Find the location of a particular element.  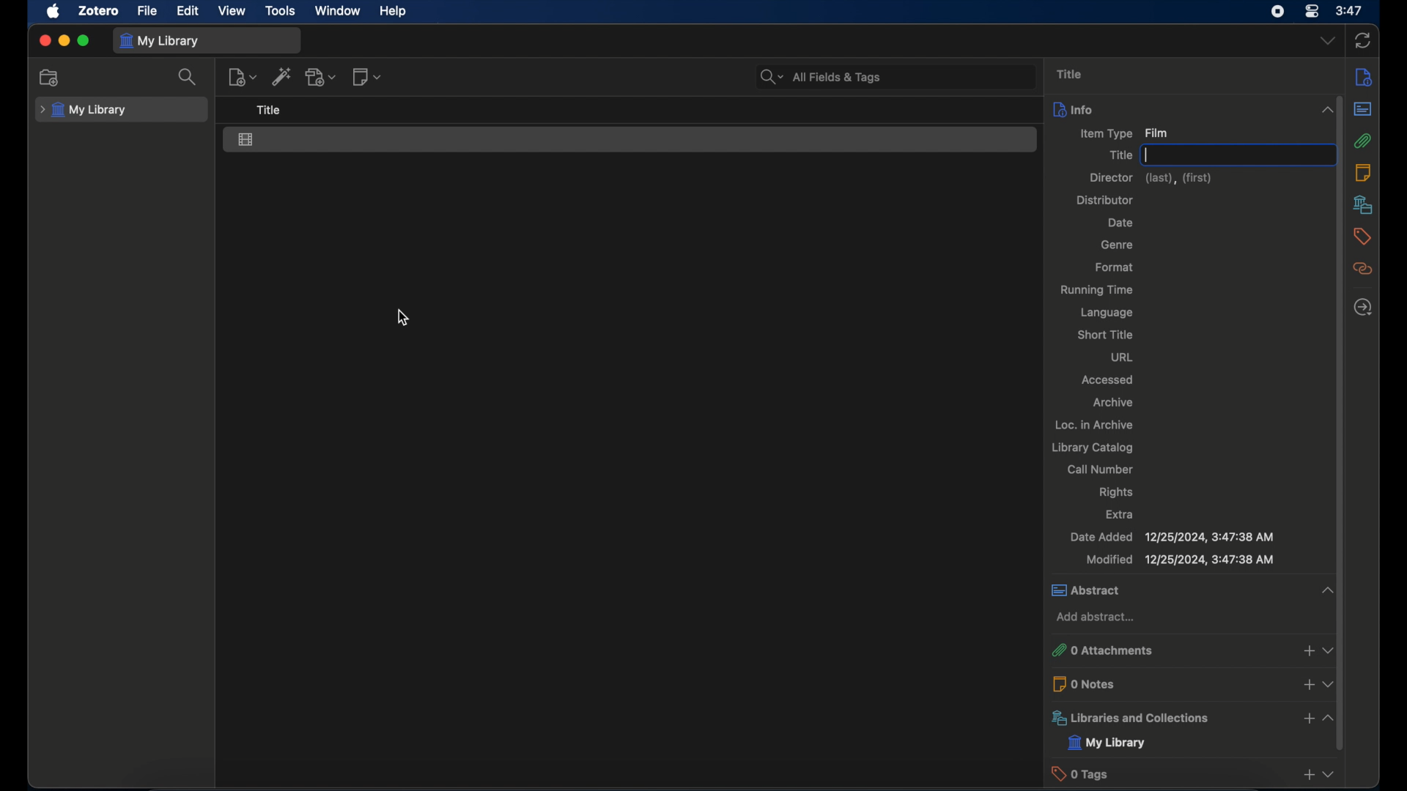

time is located at coordinates (1350, 10).